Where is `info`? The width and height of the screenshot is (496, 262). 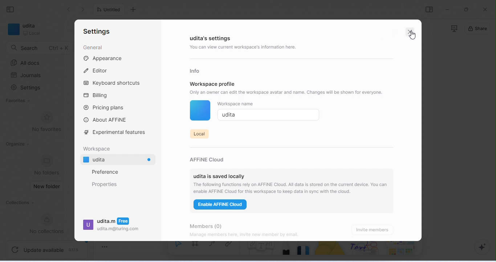 info is located at coordinates (196, 71).